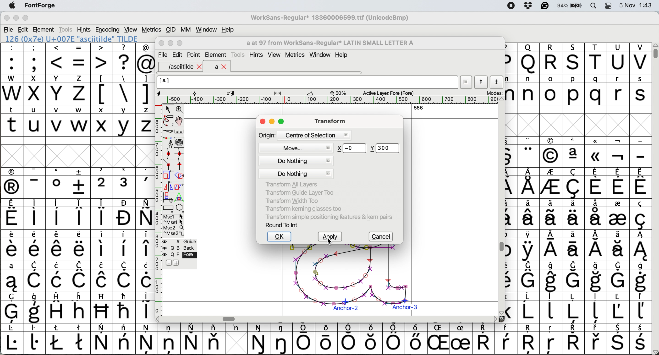 The height and width of the screenshot is (355, 659). I want to click on x, so click(102, 121).